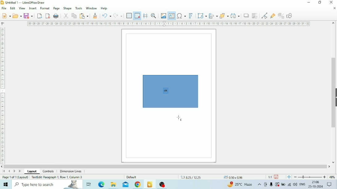 This screenshot has height=189, width=337. What do you see at coordinates (290, 16) in the screenshot?
I see `Show Draw Functions` at bounding box center [290, 16].